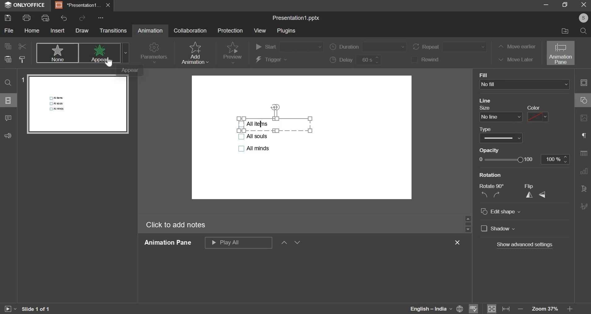 This screenshot has height=314, width=591. Describe the element at coordinates (8, 60) in the screenshot. I see `paste` at that location.